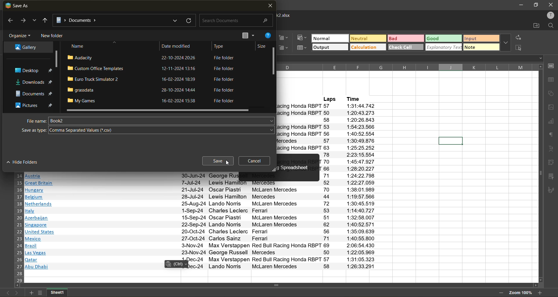 This screenshot has width=558, height=297. Describe the element at coordinates (552, 177) in the screenshot. I see `slicer` at that location.